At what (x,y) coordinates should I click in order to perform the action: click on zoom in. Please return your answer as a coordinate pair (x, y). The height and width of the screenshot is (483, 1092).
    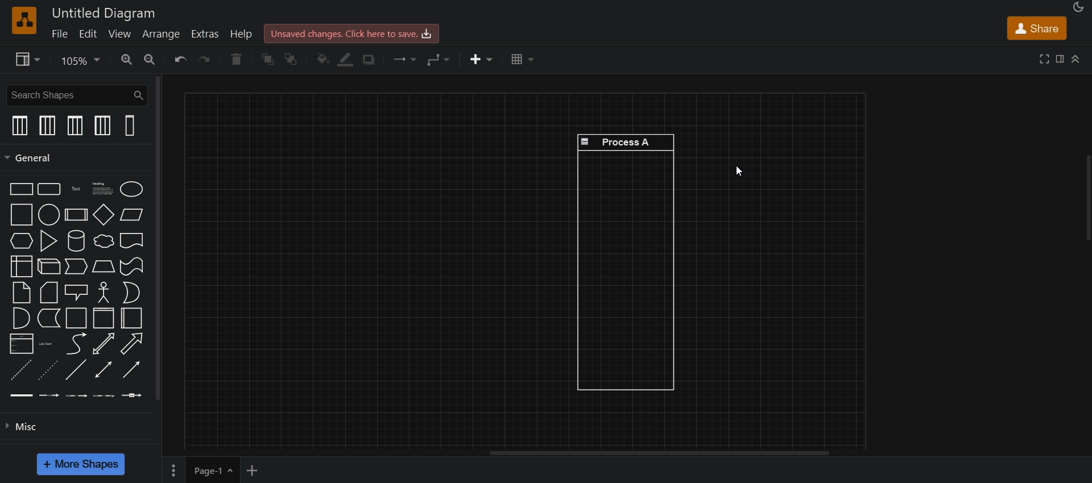
    Looking at the image, I should click on (127, 60).